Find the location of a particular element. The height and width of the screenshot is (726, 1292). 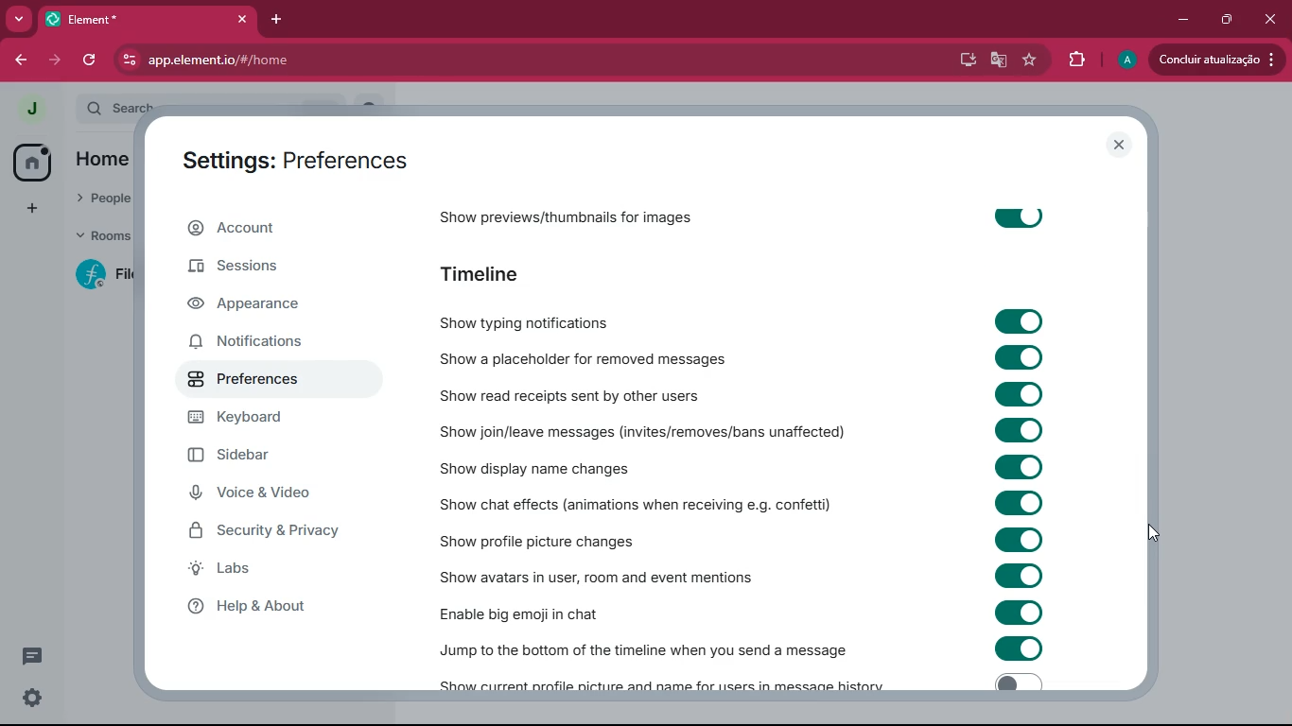

settings: preferences is located at coordinates (288, 157).